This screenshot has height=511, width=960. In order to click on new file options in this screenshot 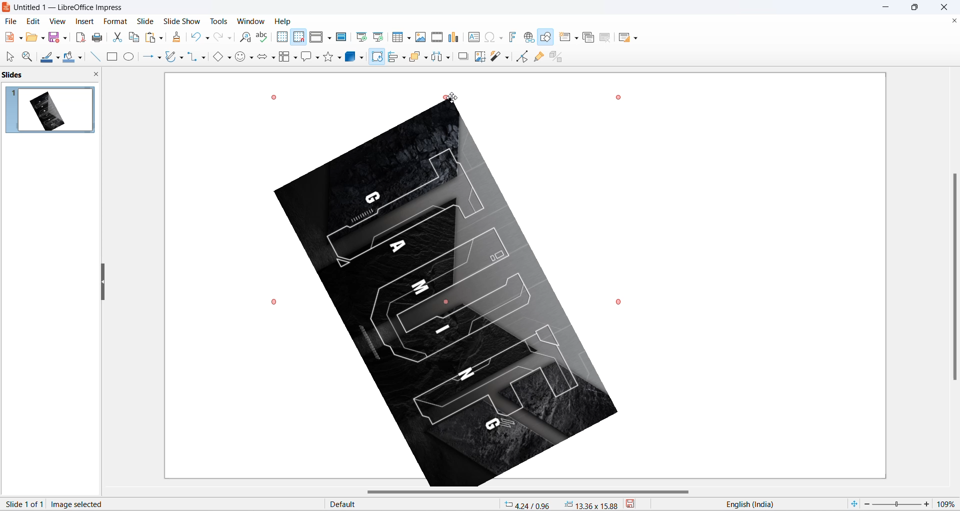, I will do `click(21, 38)`.